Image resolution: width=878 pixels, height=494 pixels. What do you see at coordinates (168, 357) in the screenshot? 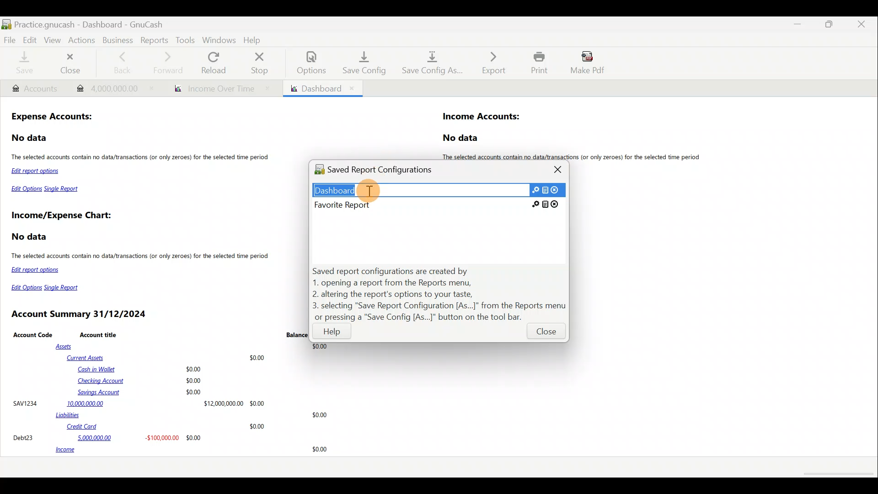
I see `Current Assets $0.00` at bounding box center [168, 357].